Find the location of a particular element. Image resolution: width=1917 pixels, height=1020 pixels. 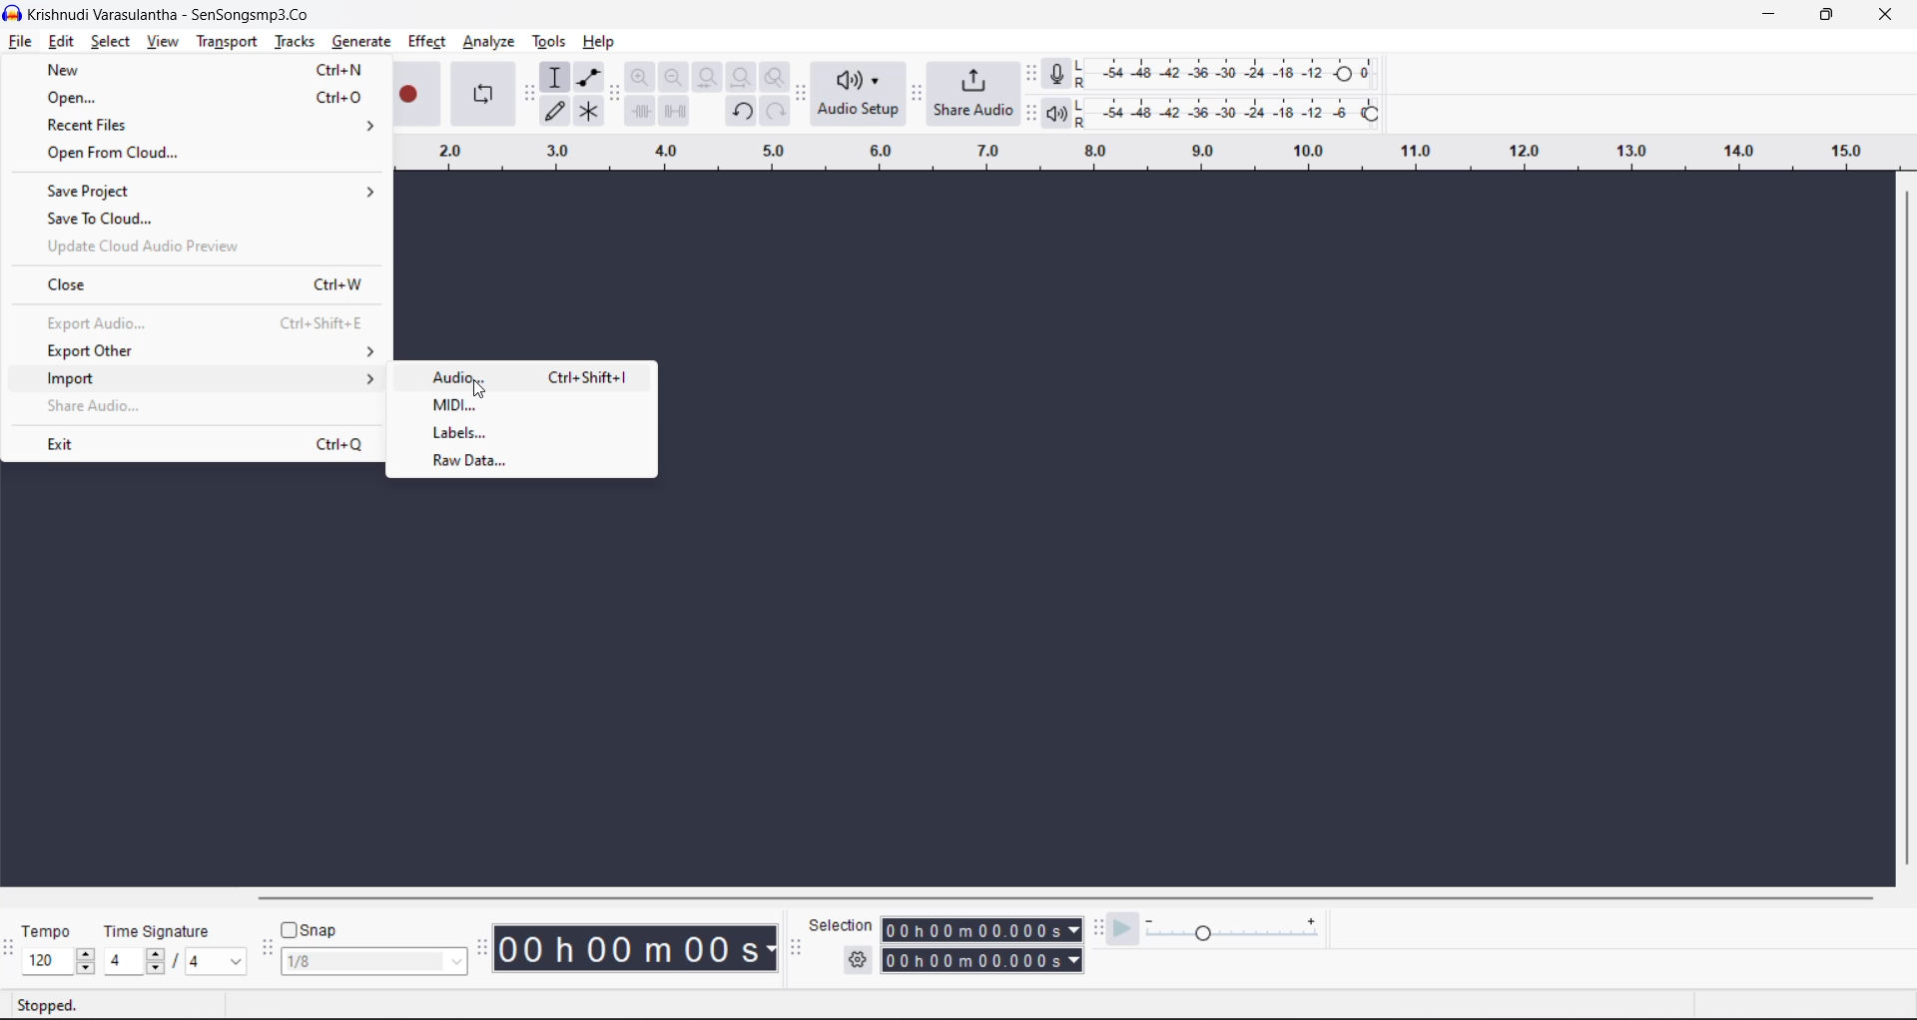

import is located at coordinates (212, 378).